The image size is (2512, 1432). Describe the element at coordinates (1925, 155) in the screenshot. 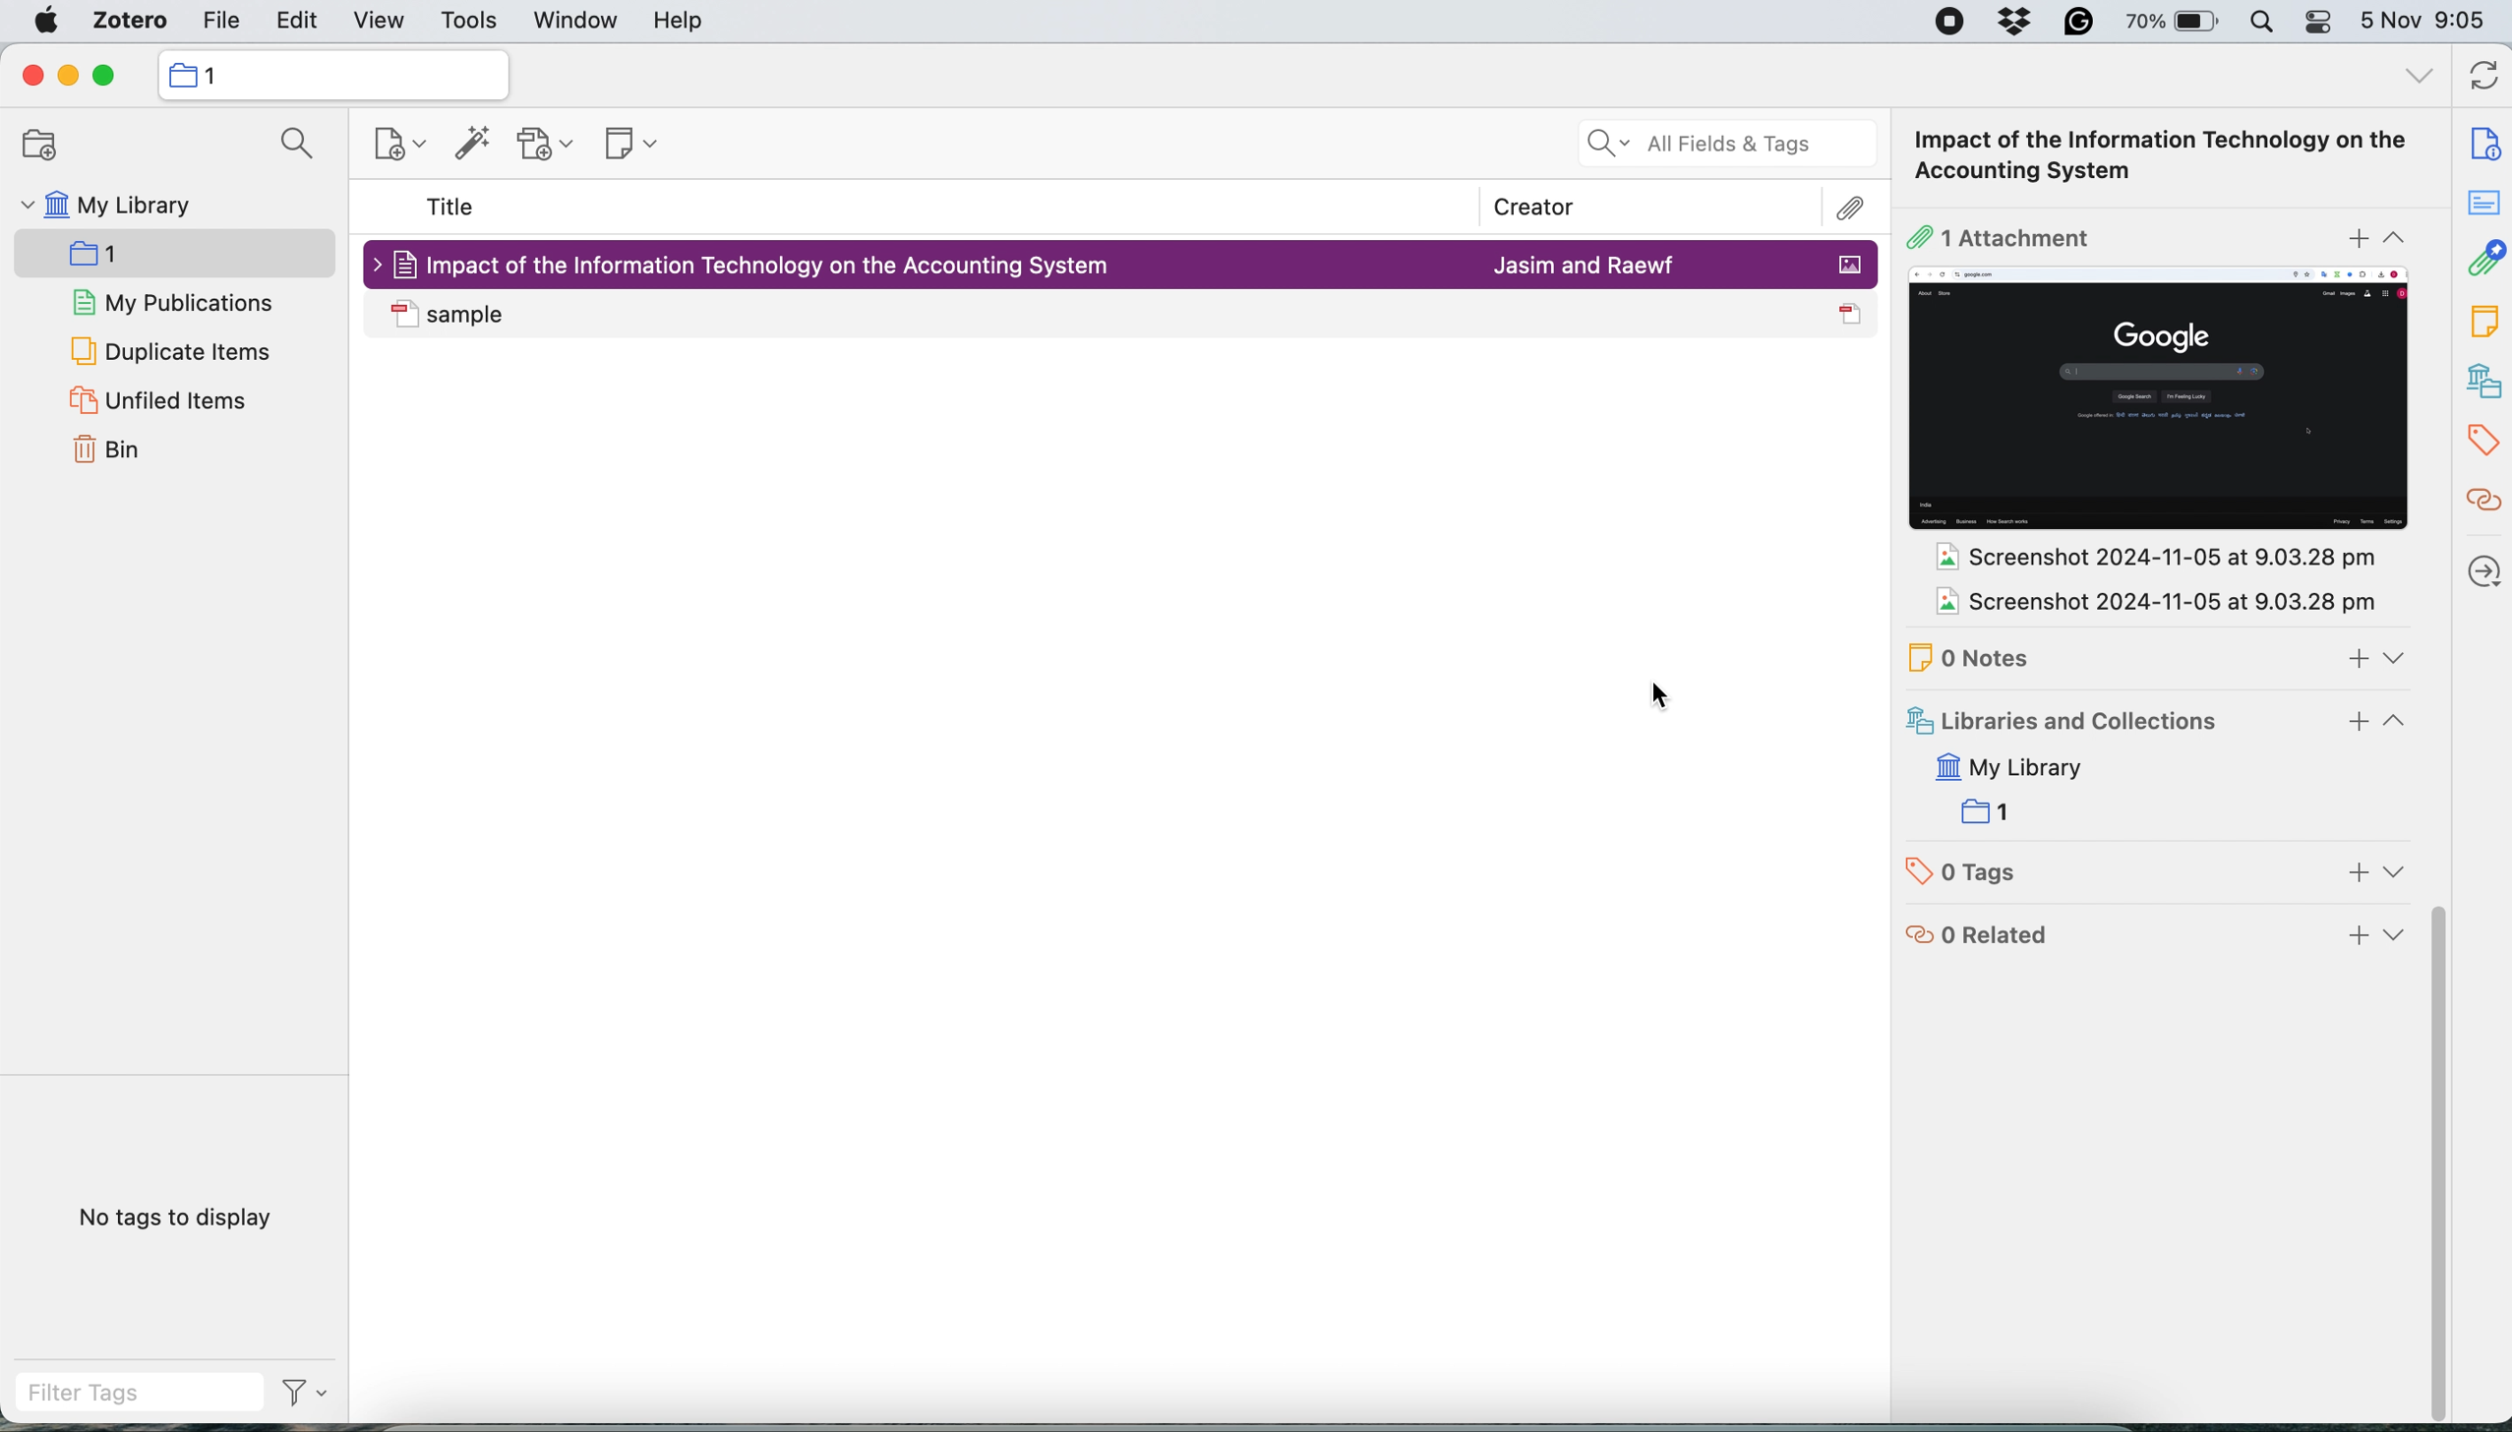

I see `impact of information technology on accounting system` at that location.